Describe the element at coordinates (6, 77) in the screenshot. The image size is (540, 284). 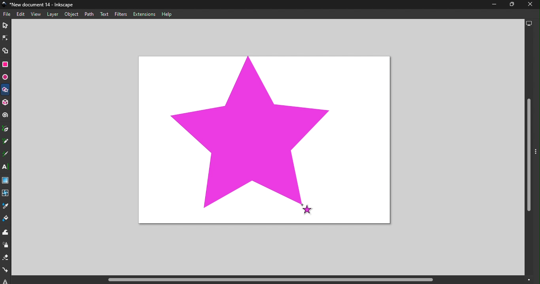
I see `Ellipse/Arc tool` at that location.